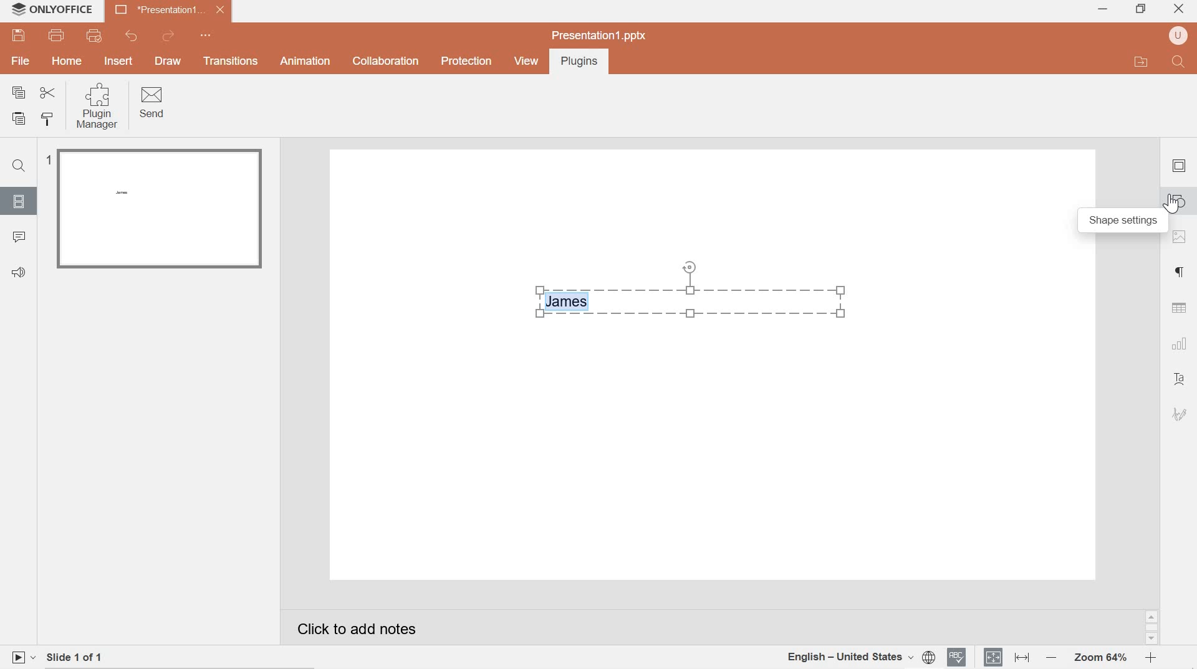 The width and height of the screenshot is (1197, 669). I want to click on play slide, so click(22, 657).